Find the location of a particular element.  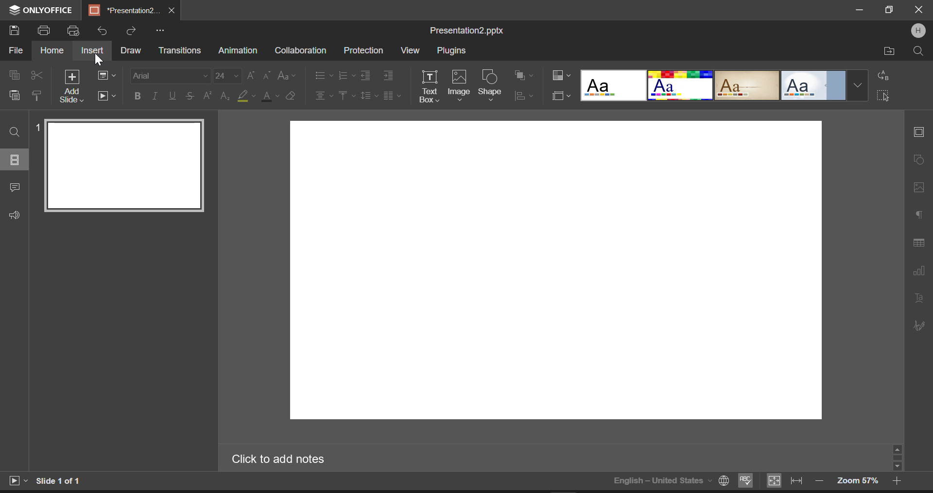

Picture Settings is located at coordinates (916, 187).